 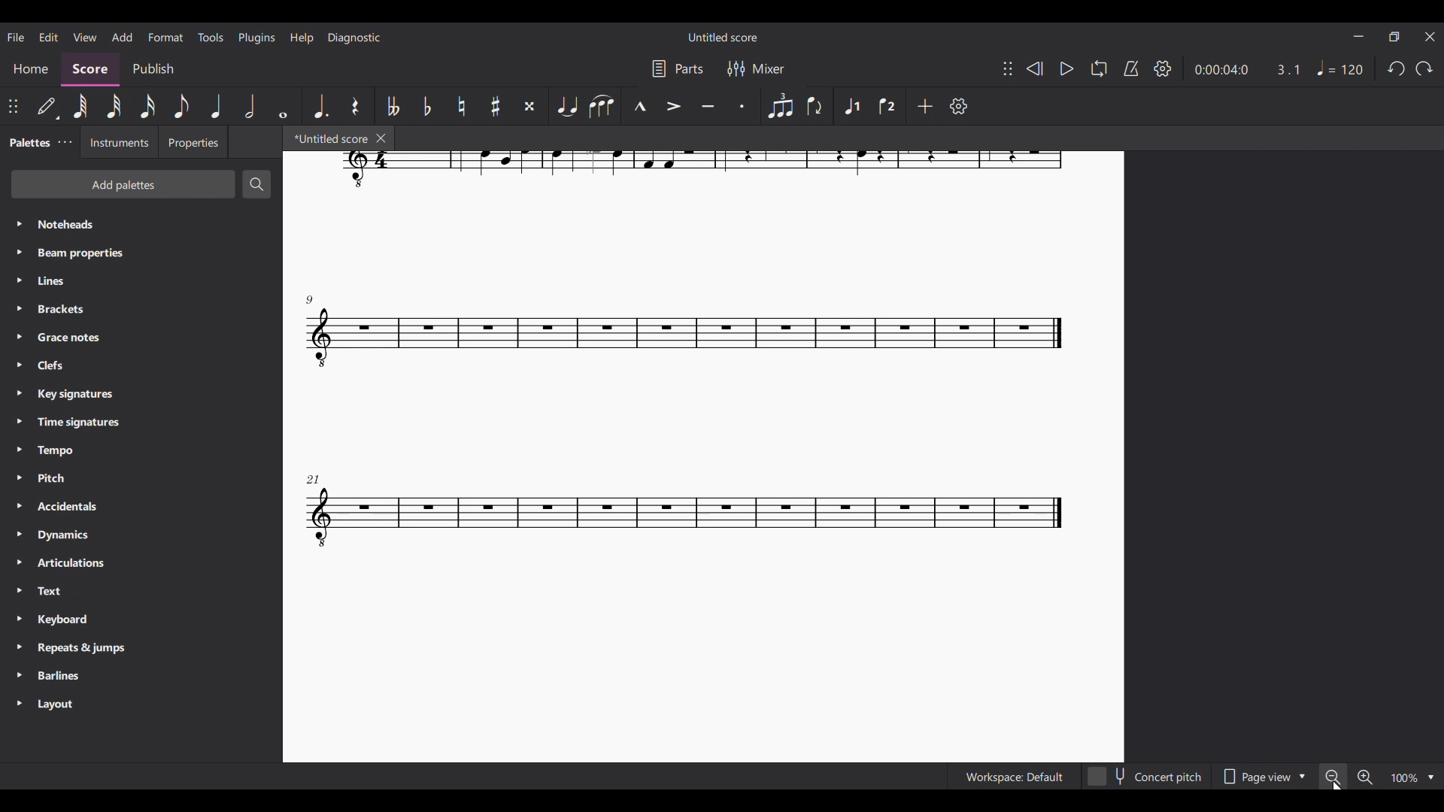 I want to click on Search, so click(x=256, y=184).